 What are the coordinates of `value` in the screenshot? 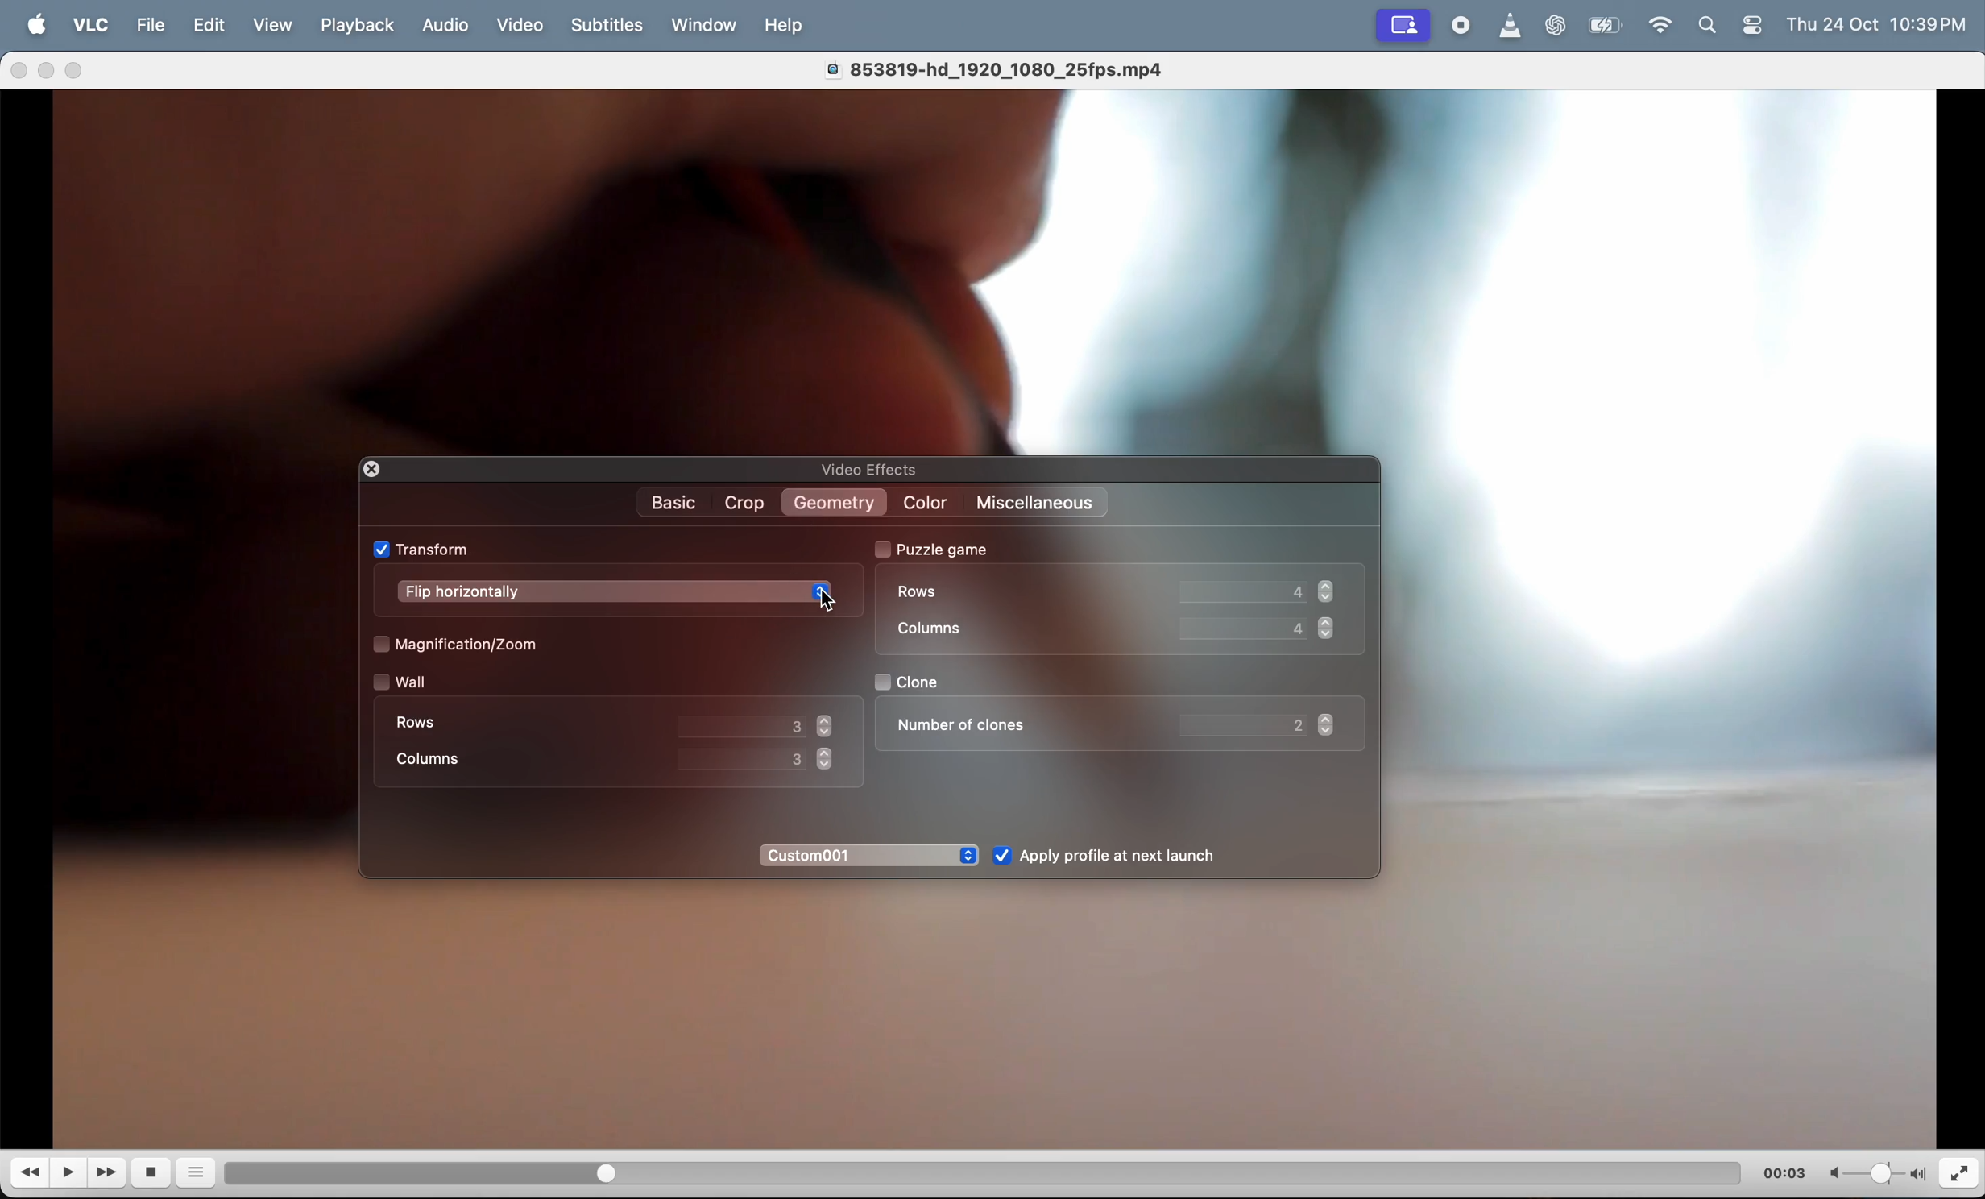 It's located at (760, 727).